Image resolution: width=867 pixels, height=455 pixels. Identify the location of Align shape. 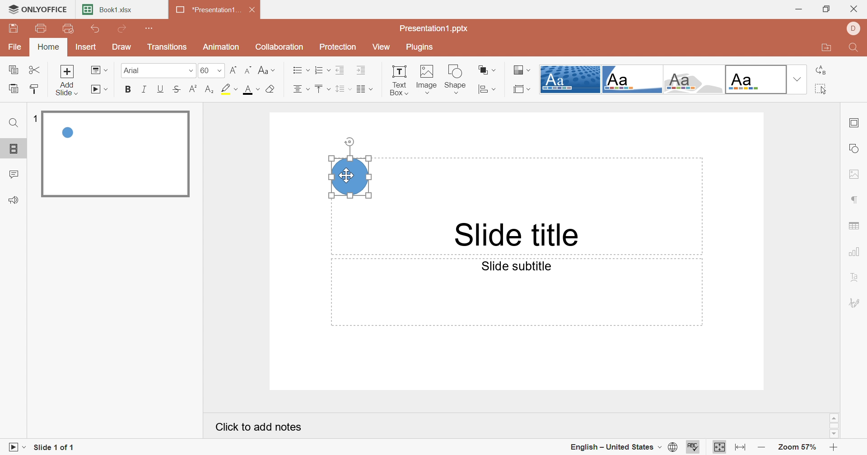
(488, 89).